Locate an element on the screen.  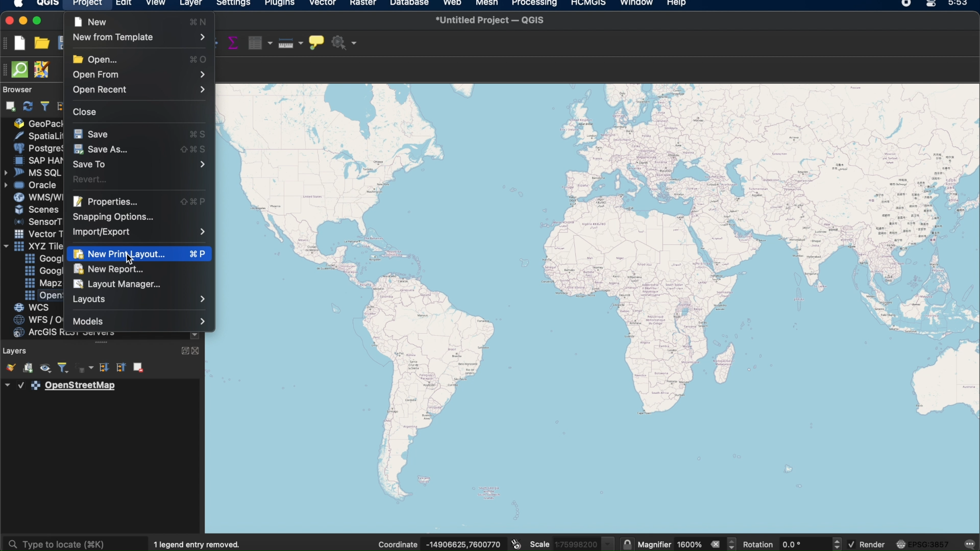
no action selected is located at coordinates (347, 44).